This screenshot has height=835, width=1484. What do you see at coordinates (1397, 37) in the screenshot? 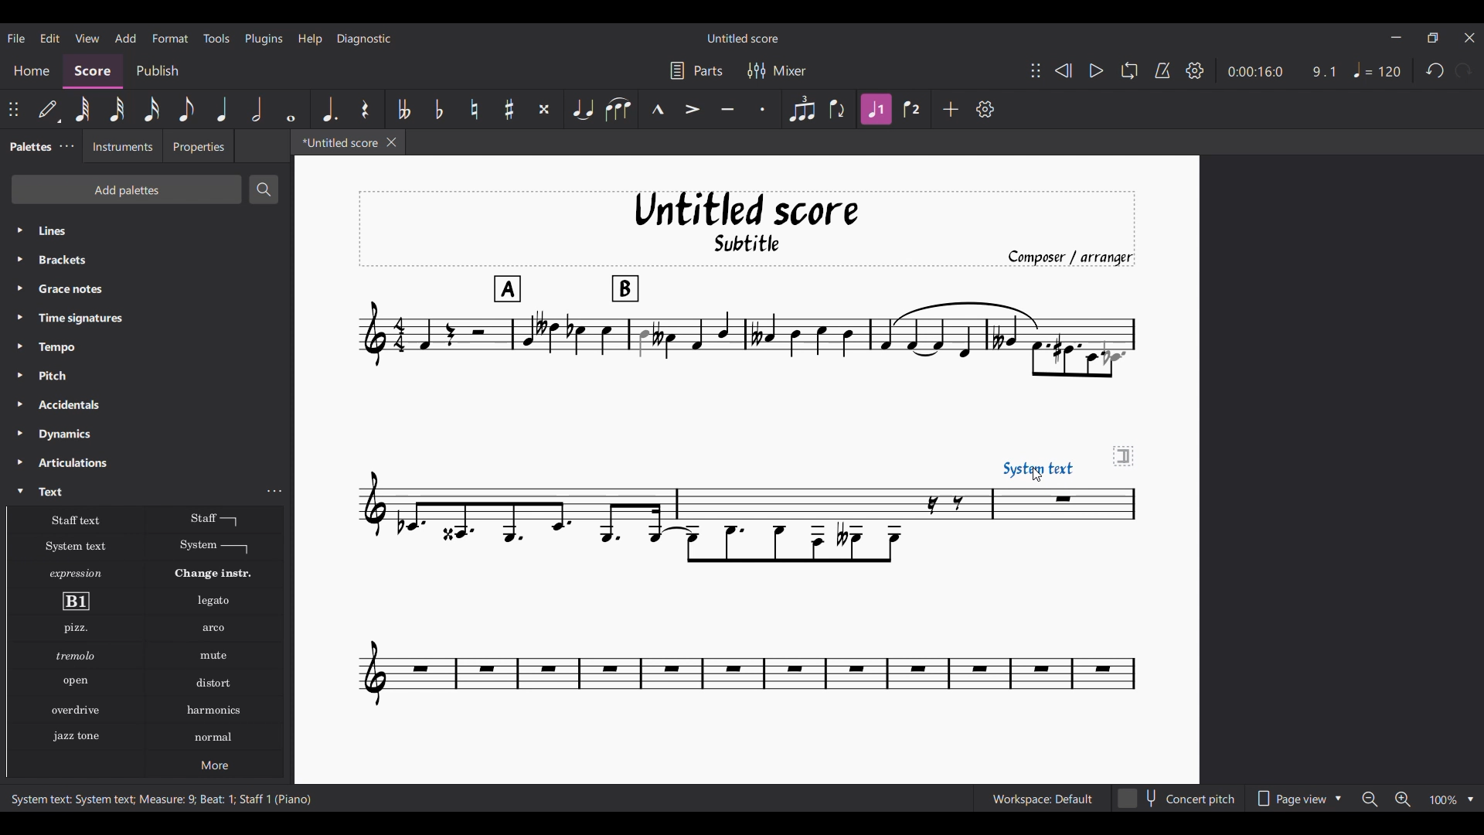
I see `Minimize` at bounding box center [1397, 37].